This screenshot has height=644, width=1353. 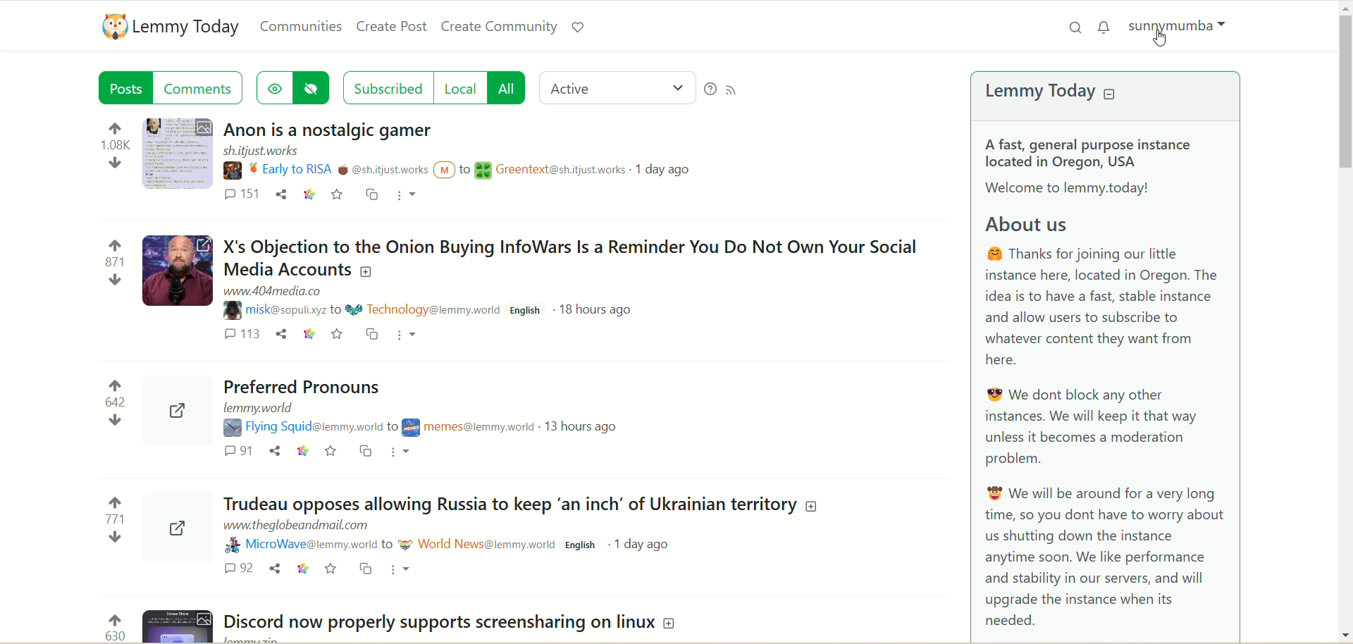 I want to click on Favorite, so click(x=340, y=335).